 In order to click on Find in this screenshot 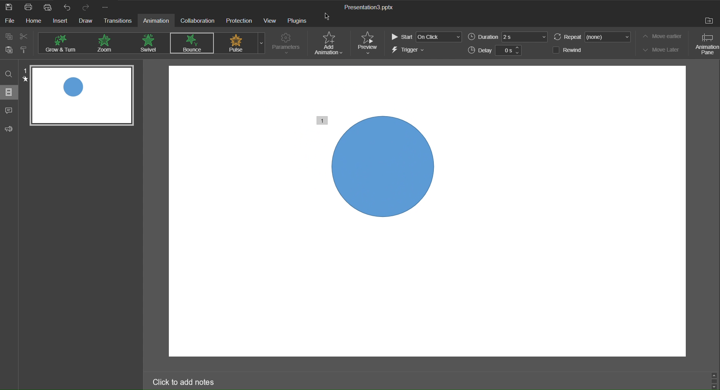, I will do `click(9, 73)`.